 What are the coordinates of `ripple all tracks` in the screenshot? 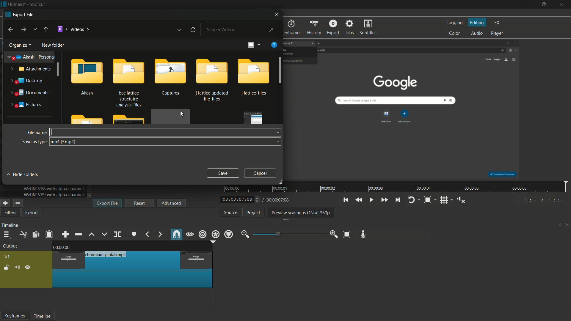 It's located at (215, 234).